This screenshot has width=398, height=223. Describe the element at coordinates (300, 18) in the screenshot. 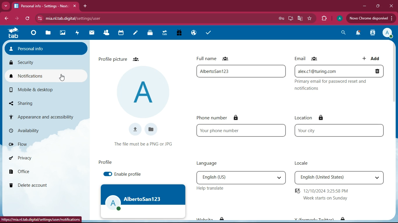

I see `google translate` at that location.